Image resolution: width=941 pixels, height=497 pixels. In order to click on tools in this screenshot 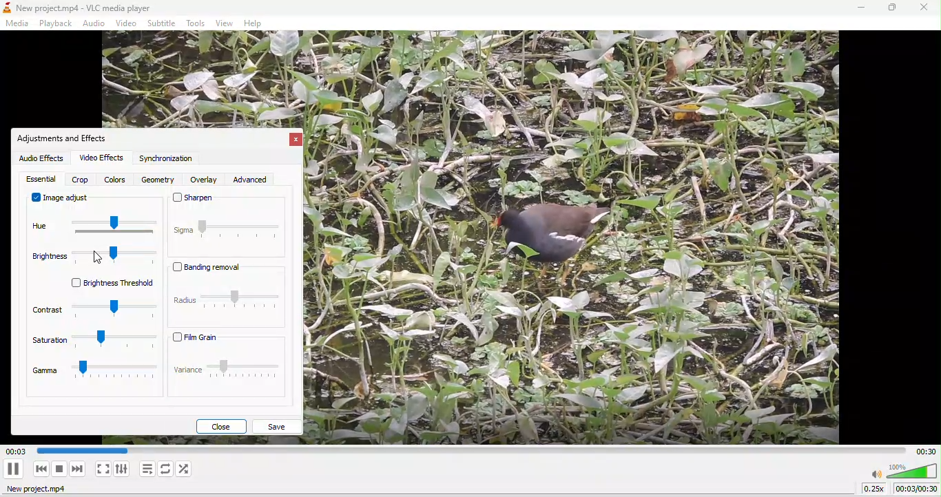, I will do `click(197, 24)`.